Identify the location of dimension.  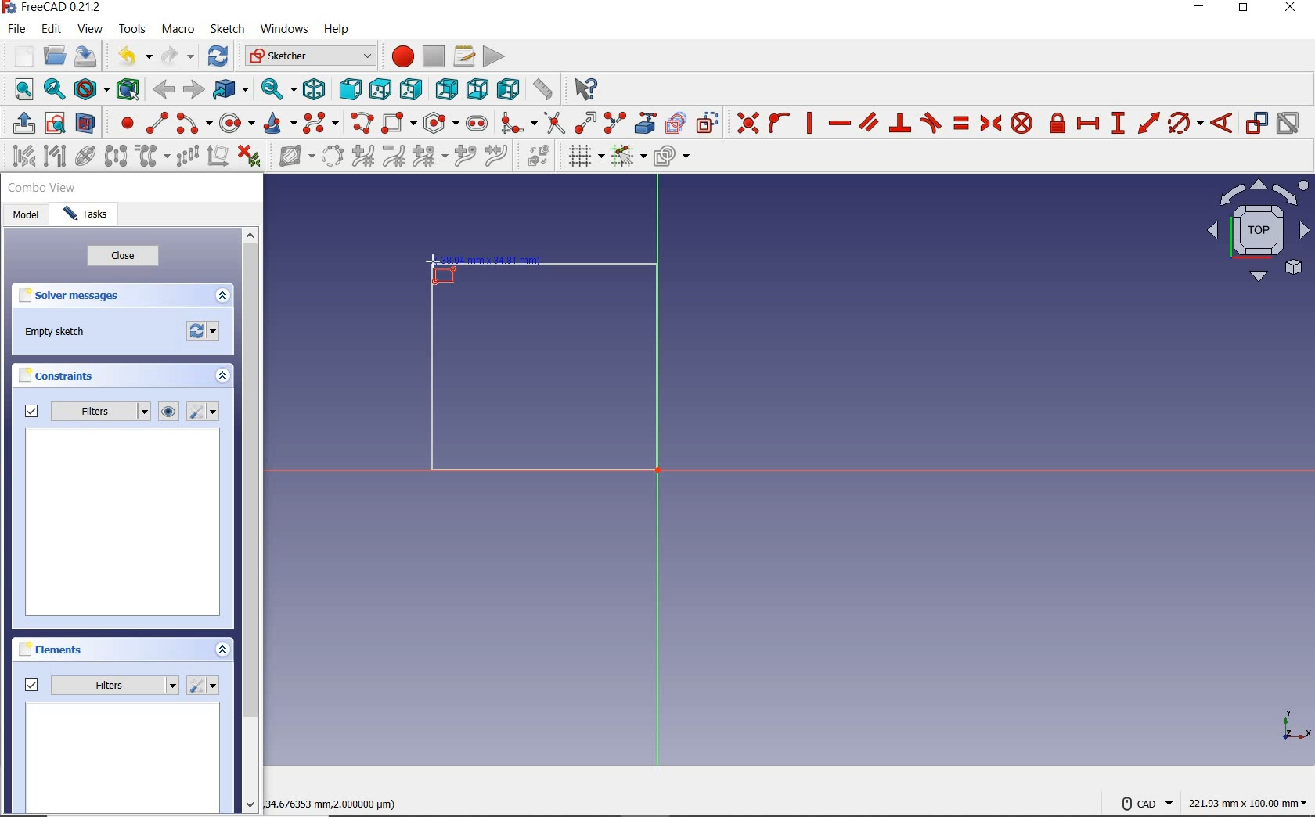
(1250, 802).